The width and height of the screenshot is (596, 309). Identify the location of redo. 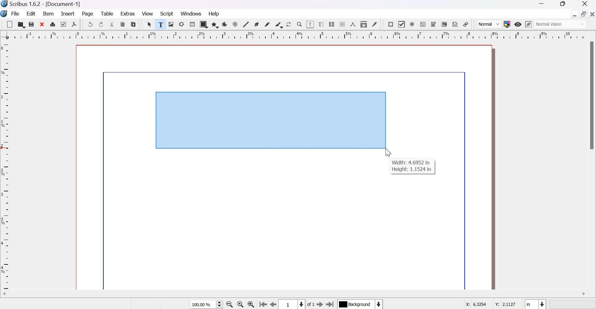
(102, 24).